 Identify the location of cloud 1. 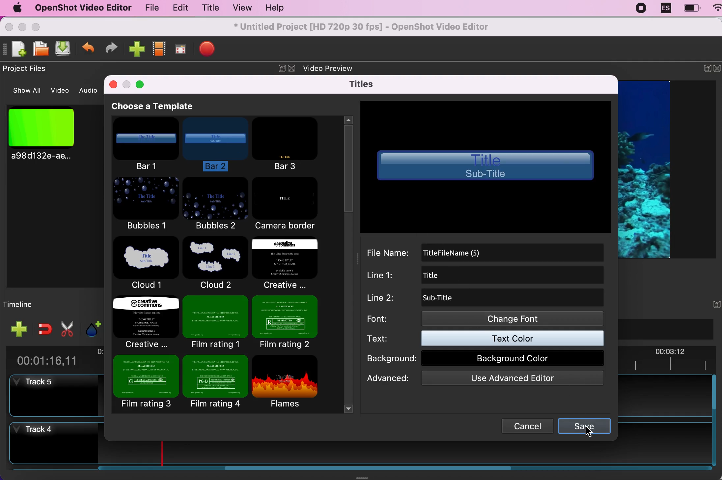
(147, 264).